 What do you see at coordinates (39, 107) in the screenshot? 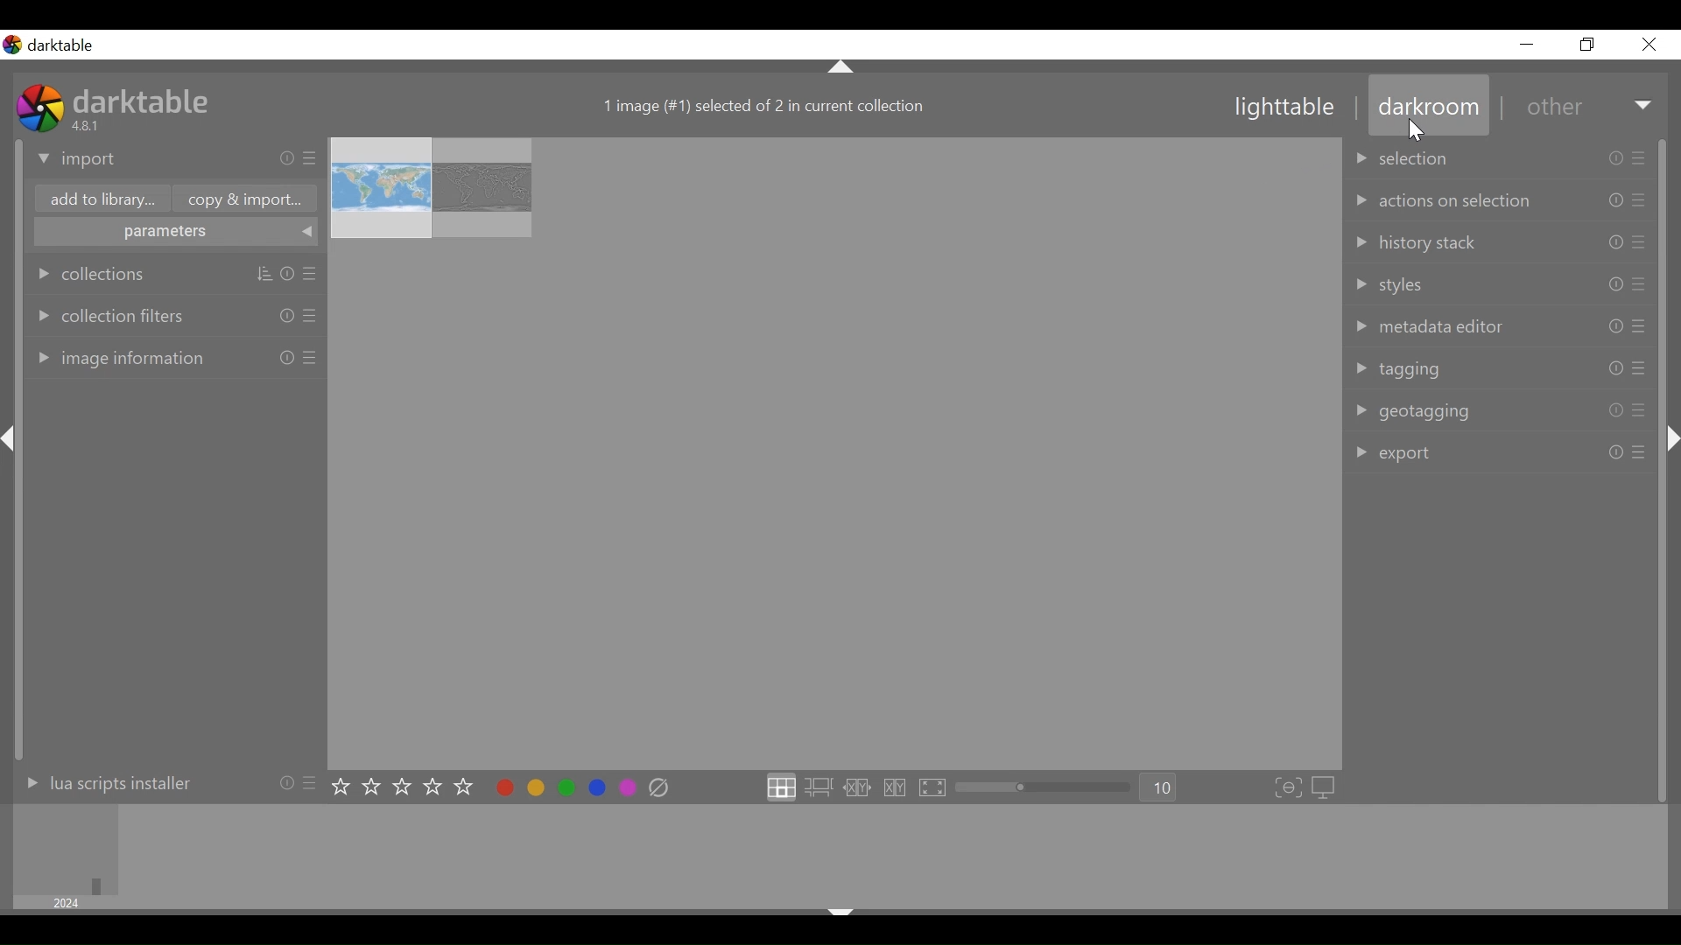
I see `Darktable logo` at bounding box center [39, 107].